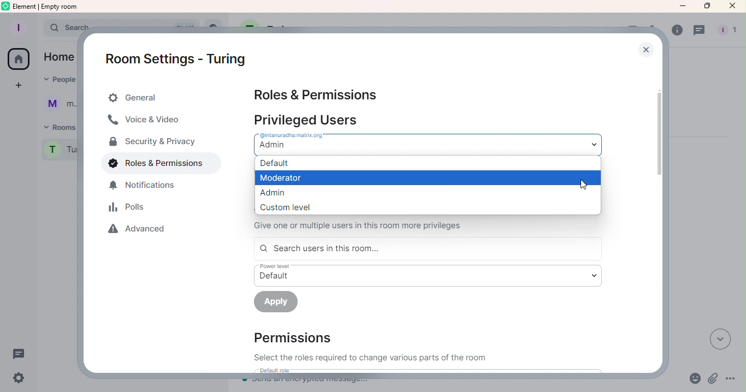  Describe the element at coordinates (368, 347) in the screenshot. I see `Permissions` at that location.